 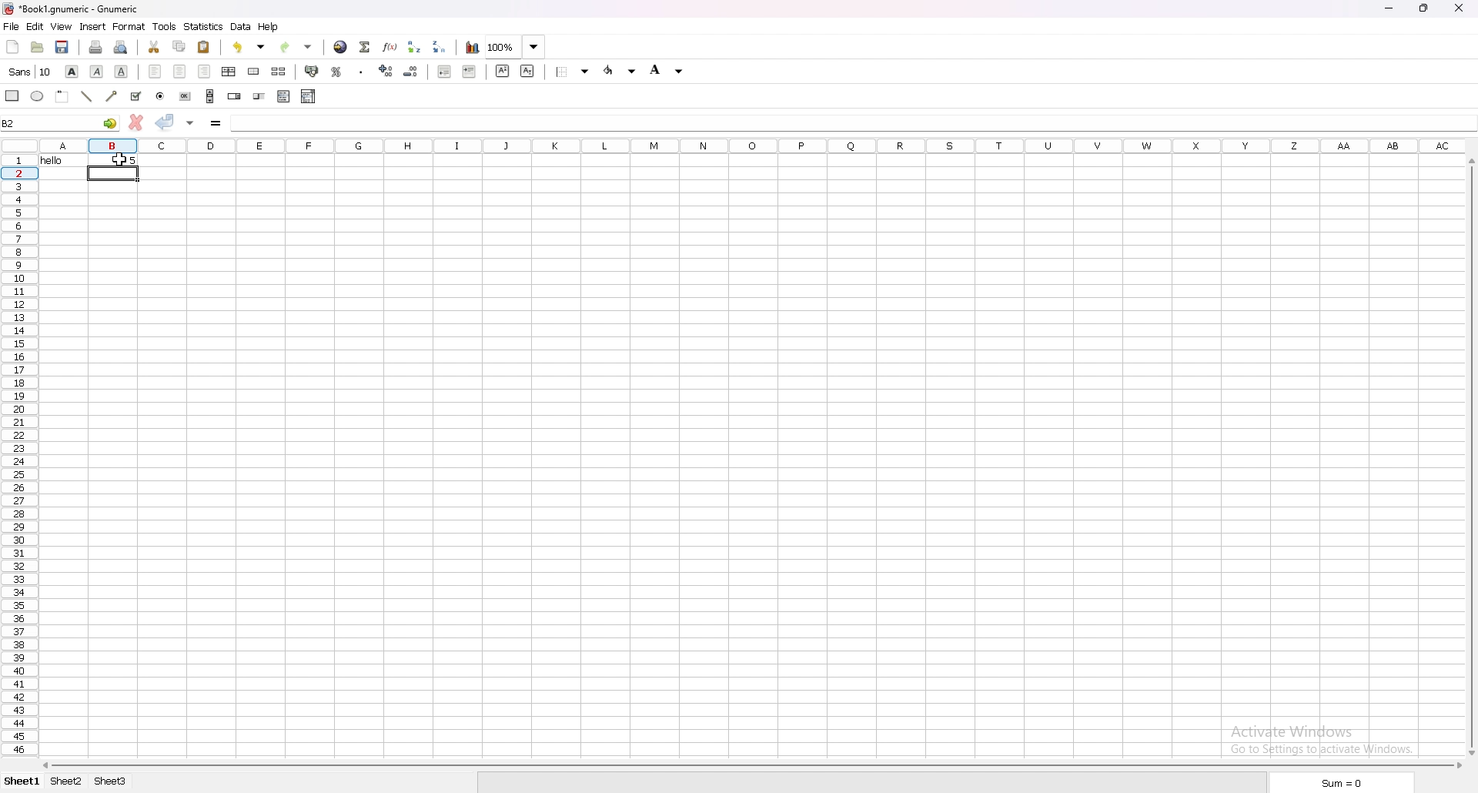 What do you see at coordinates (92, 27) in the screenshot?
I see `insert` at bounding box center [92, 27].